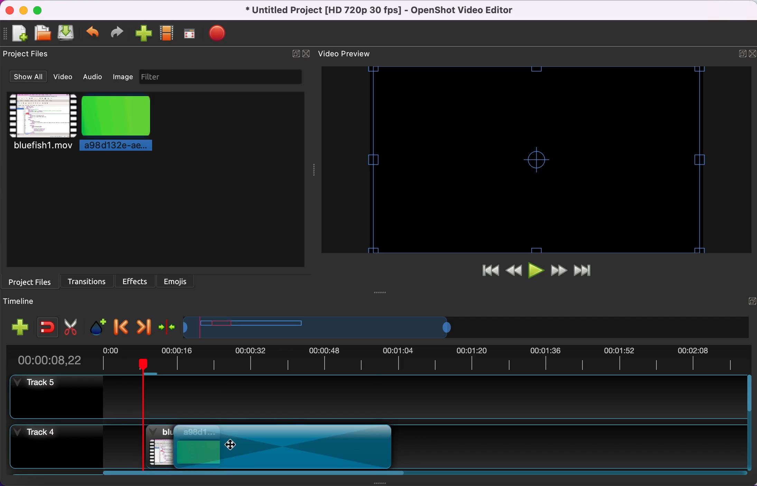  I want to click on center the timeline, so click(168, 327).